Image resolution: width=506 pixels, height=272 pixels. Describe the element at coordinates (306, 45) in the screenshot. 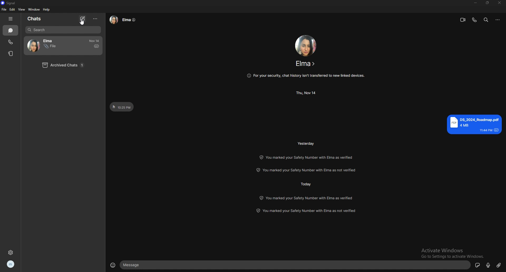

I see `contact photo` at that location.